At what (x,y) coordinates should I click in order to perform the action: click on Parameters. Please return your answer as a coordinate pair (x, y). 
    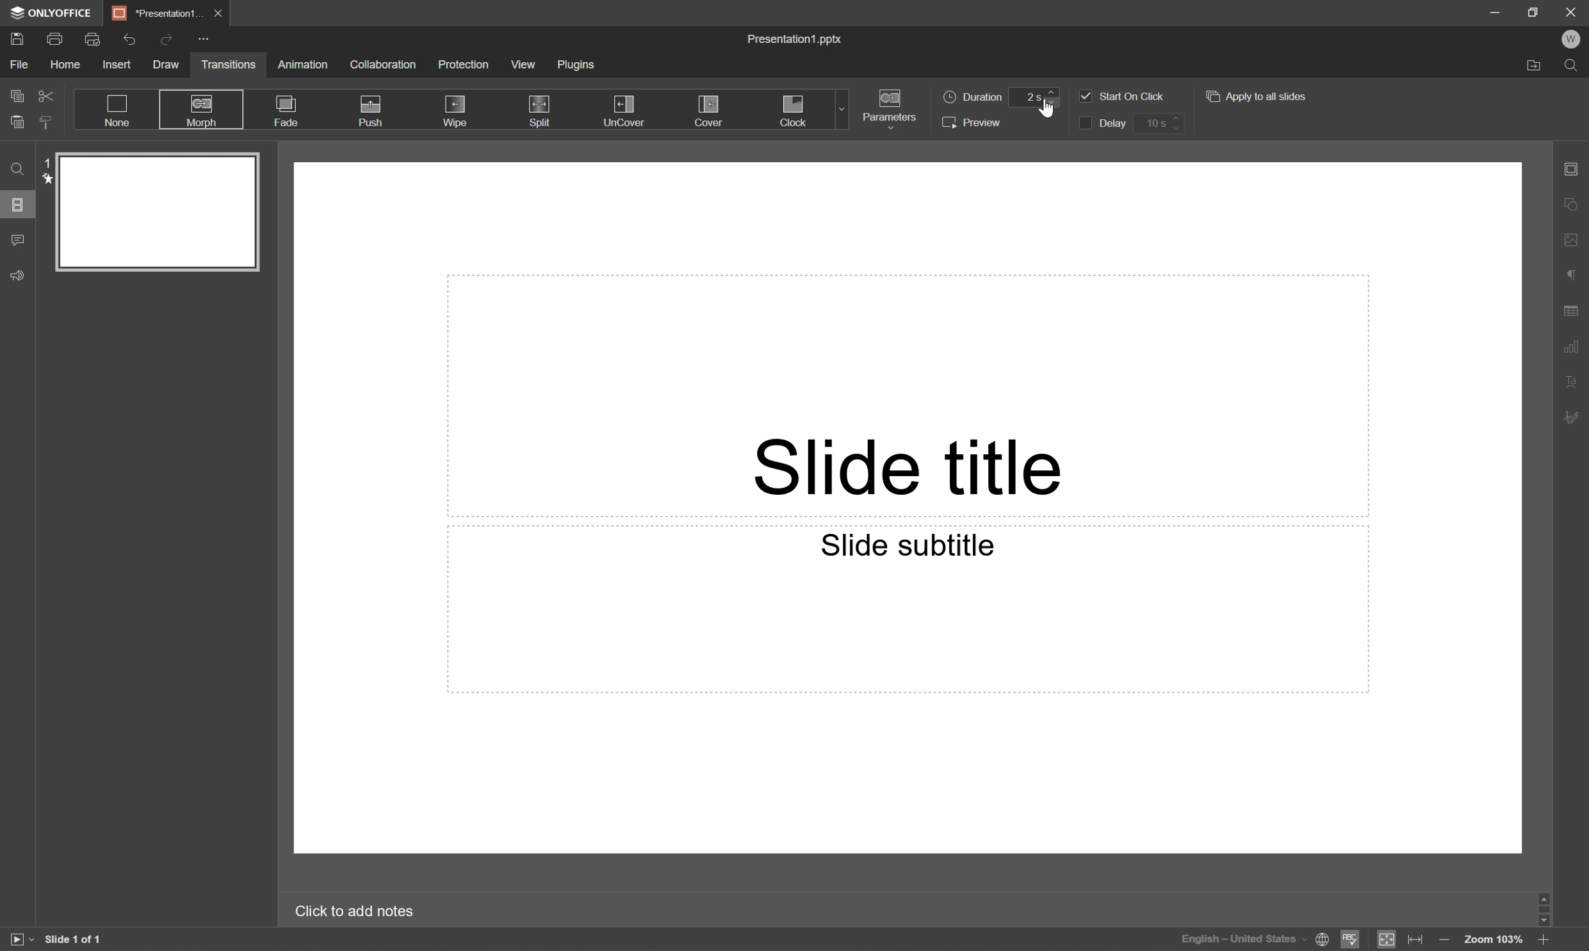
    Looking at the image, I should click on (890, 106).